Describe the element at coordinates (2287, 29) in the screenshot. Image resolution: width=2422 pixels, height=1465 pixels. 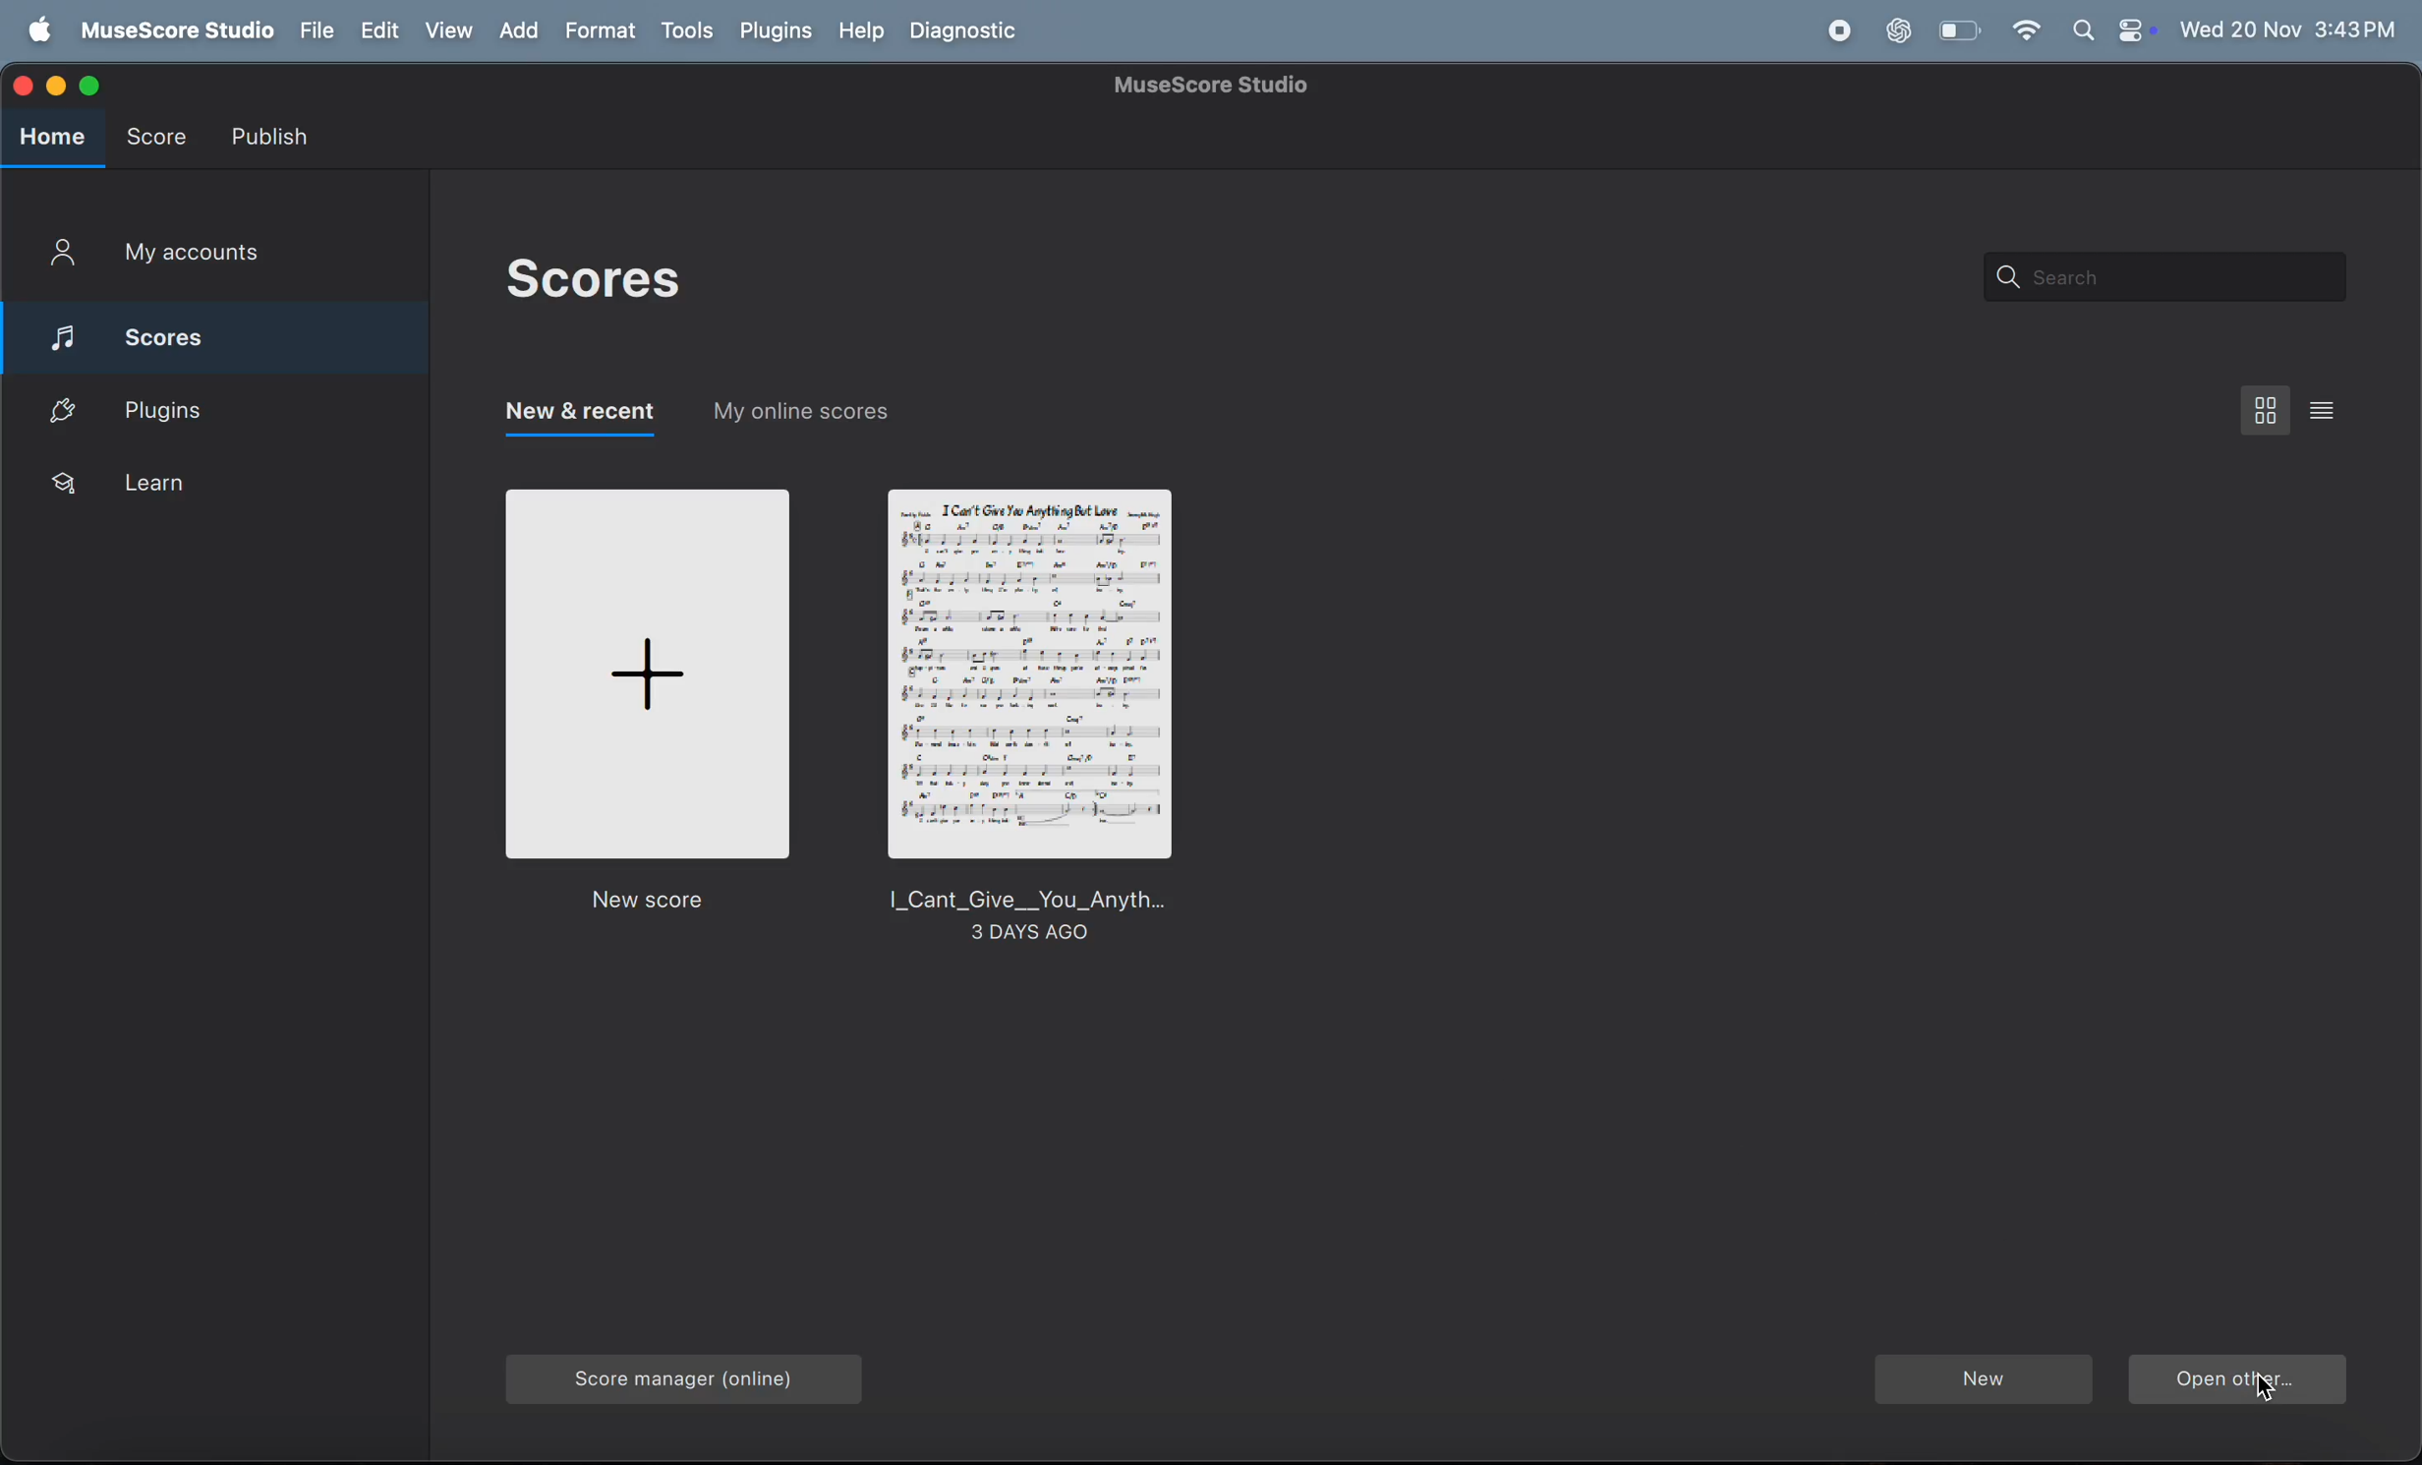
I see `time and date` at that location.